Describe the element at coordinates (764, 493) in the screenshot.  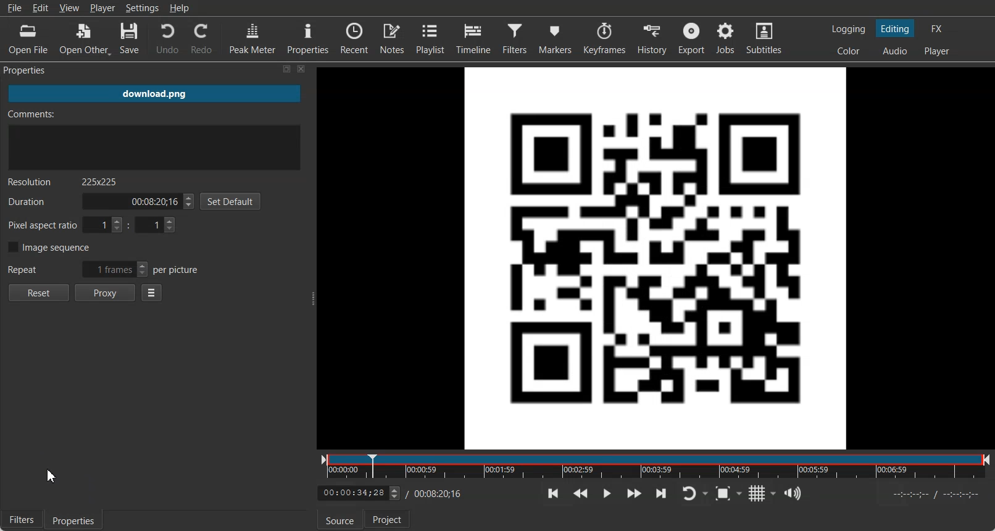
I see `Toggle grid display on the player` at that location.